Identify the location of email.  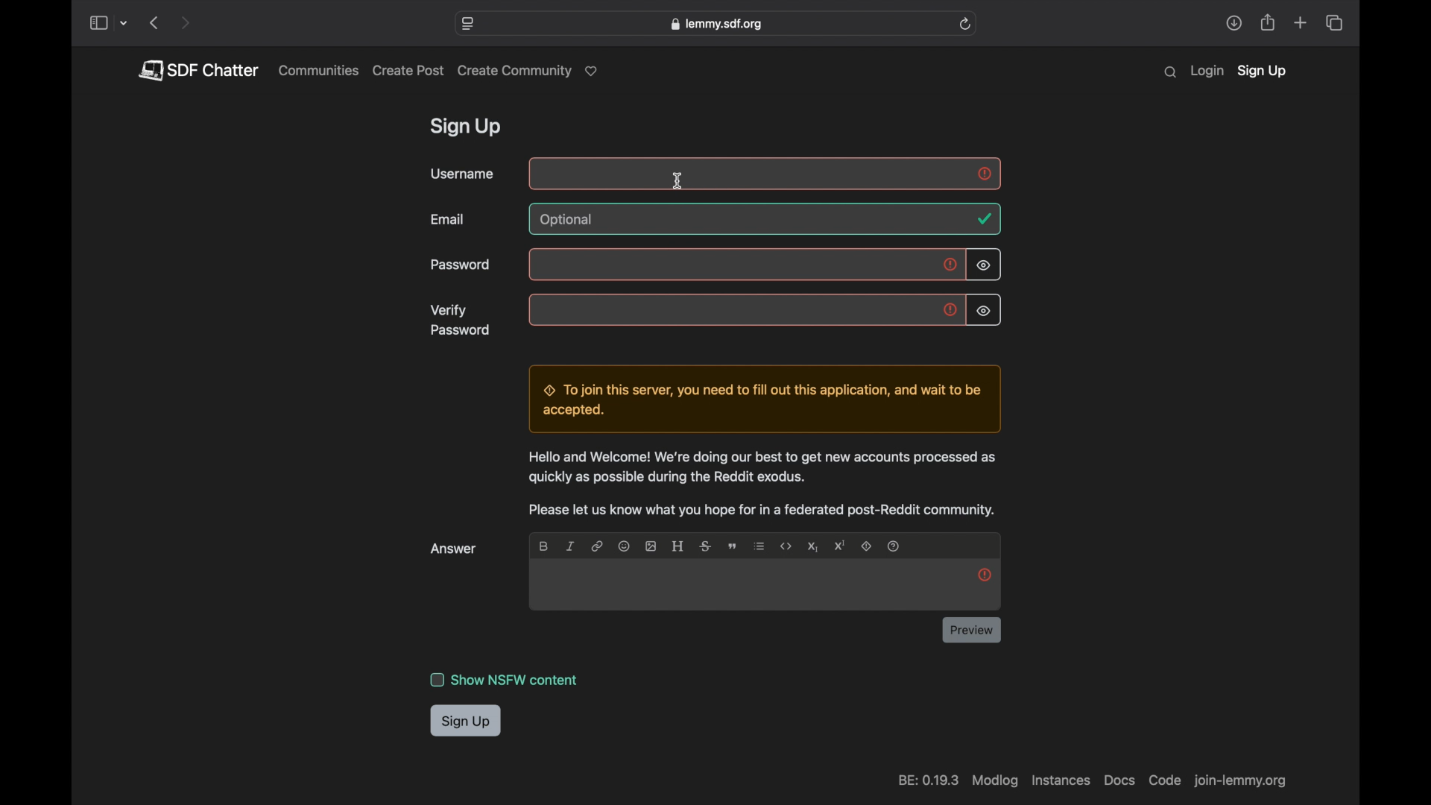
(449, 219).